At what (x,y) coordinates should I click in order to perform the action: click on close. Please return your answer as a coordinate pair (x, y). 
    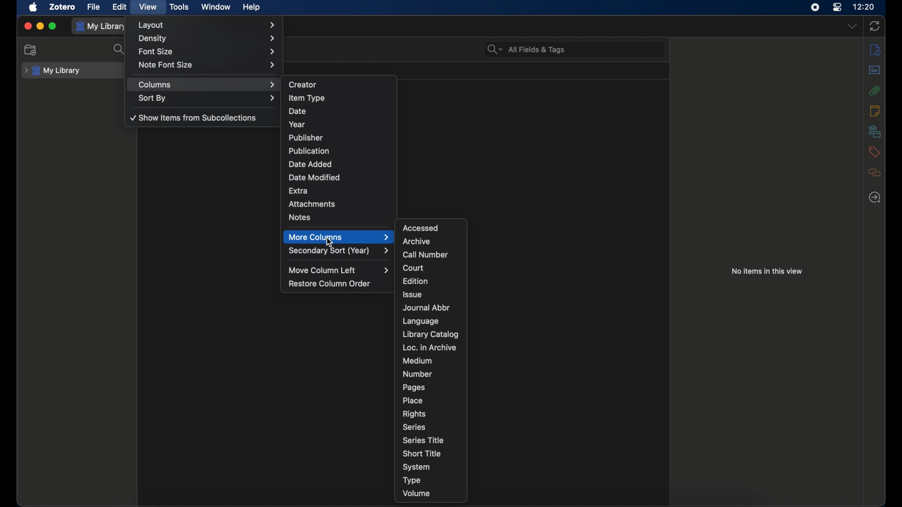
    Looking at the image, I should click on (27, 26).